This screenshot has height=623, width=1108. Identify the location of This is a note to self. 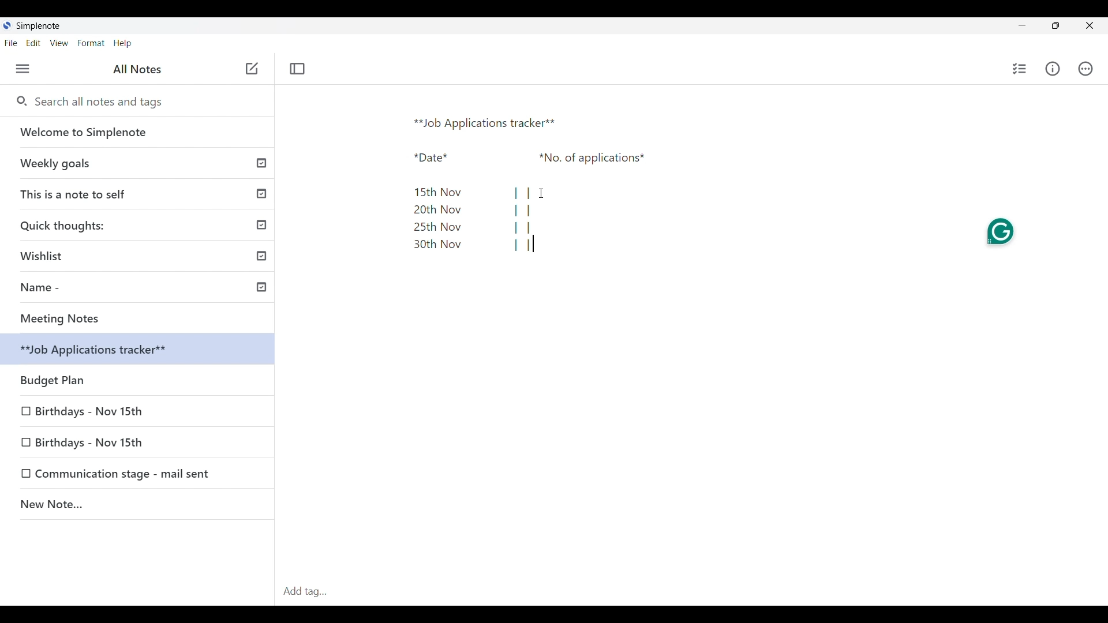
(139, 193).